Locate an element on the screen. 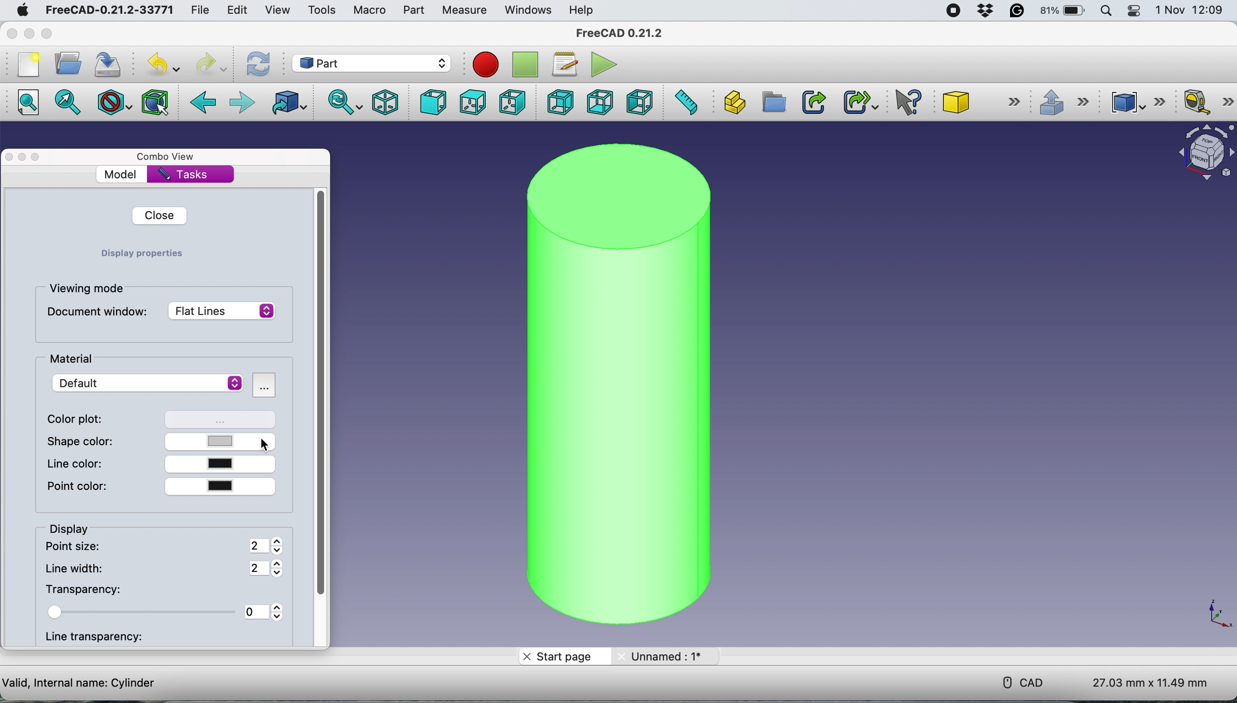  refresh is located at coordinates (258, 63).